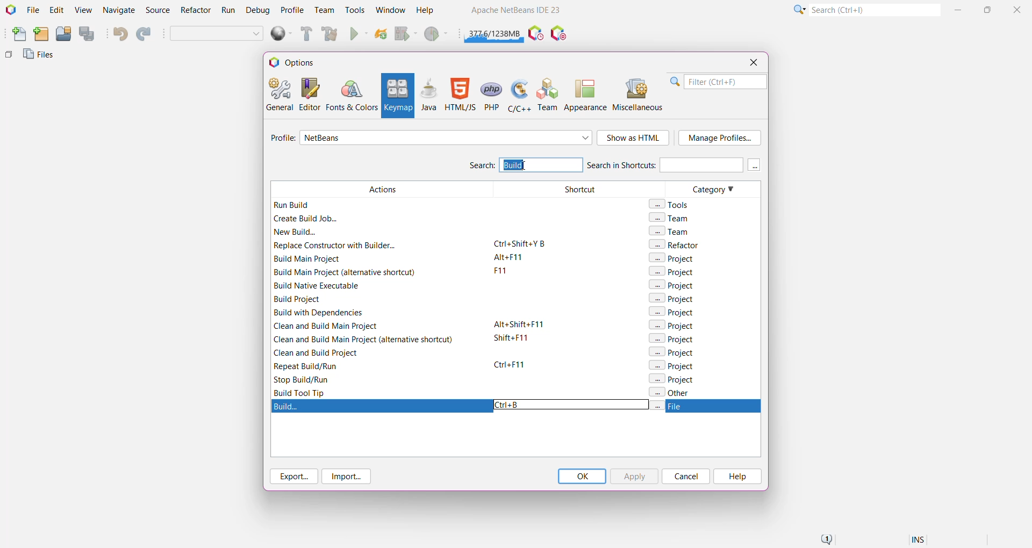 The height and width of the screenshot is (548, 1032). What do you see at coordinates (703, 289) in the screenshot?
I see `Category` at bounding box center [703, 289].